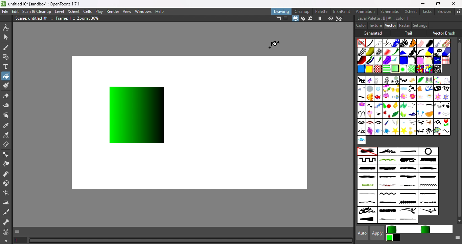 The height and width of the screenshot is (244, 462). Describe the element at coordinates (388, 211) in the screenshot. I see `strange` at that location.